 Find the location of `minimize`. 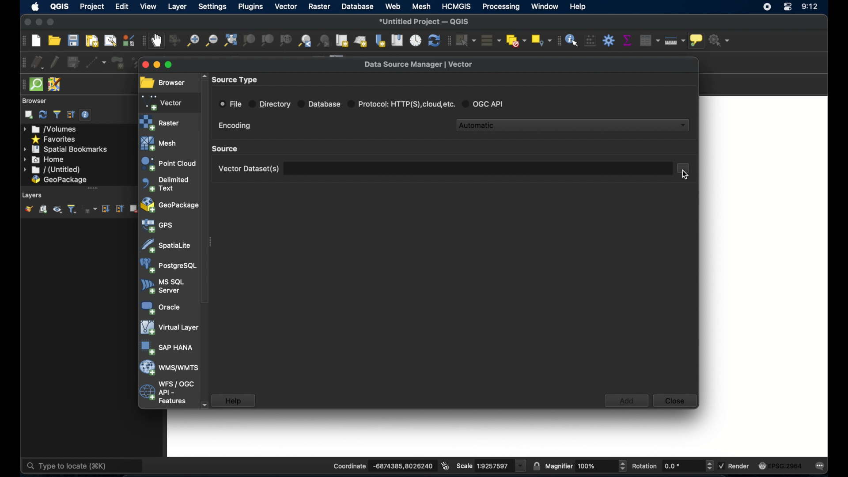

minimize is located at coordinates (39, 23).